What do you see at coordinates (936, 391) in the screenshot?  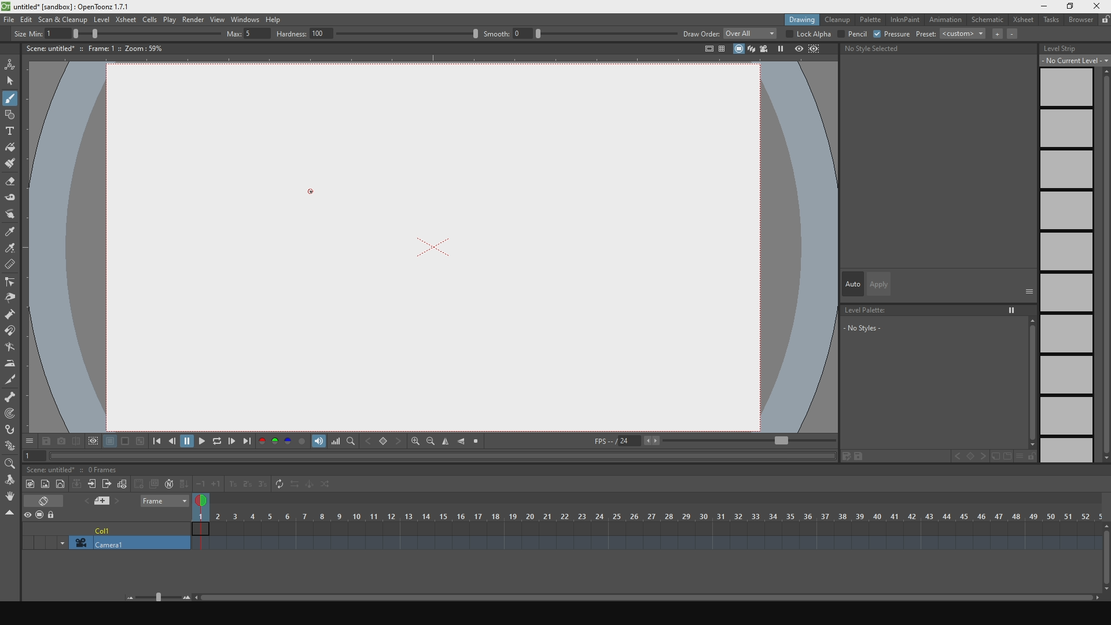 I see `no styles` at bounding box center [936, 391].